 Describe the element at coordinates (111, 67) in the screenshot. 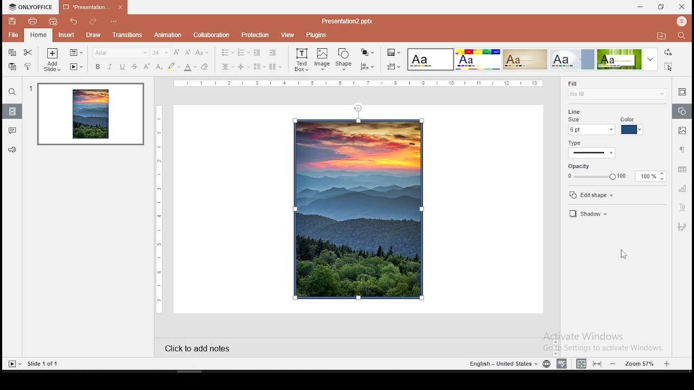

I see `italics` at that location.